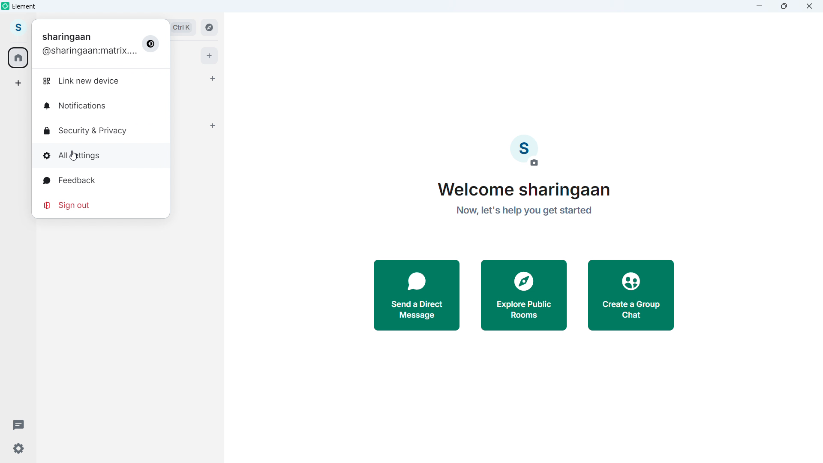 This screenshot has width=823, height=463. What do you see at coordinates (24, 6) in the screenshot?
I see `Element` at bounding box center [24, 6].